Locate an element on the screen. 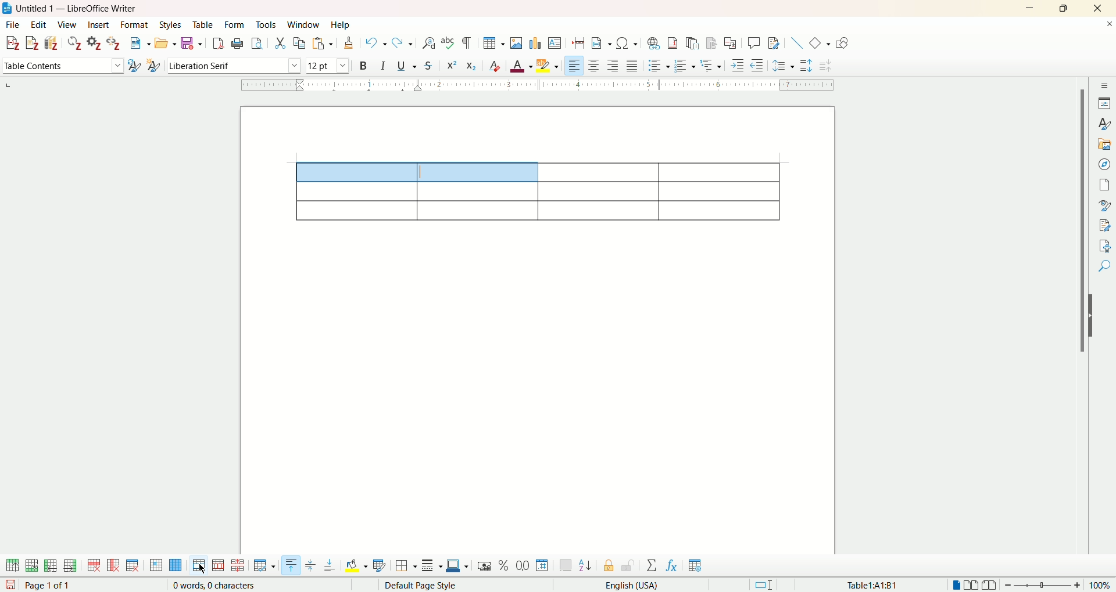 This screenshot has height=592, width=1116. align bottom is located at coordinates (334, 566).